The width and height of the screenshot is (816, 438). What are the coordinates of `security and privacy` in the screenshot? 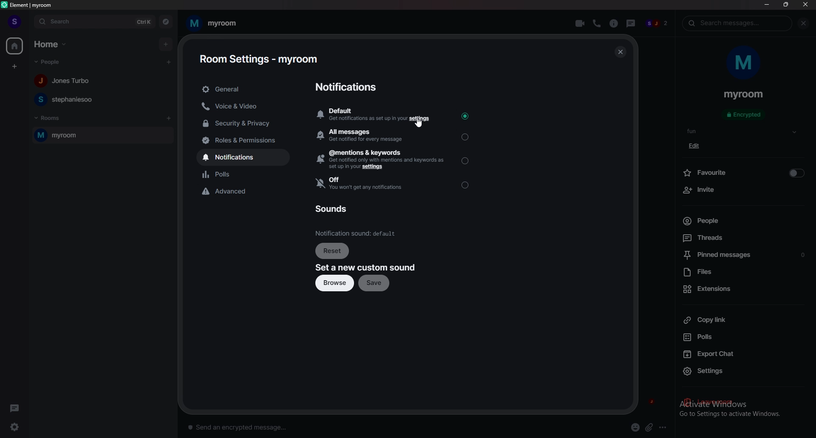 It's located at (245, 123).